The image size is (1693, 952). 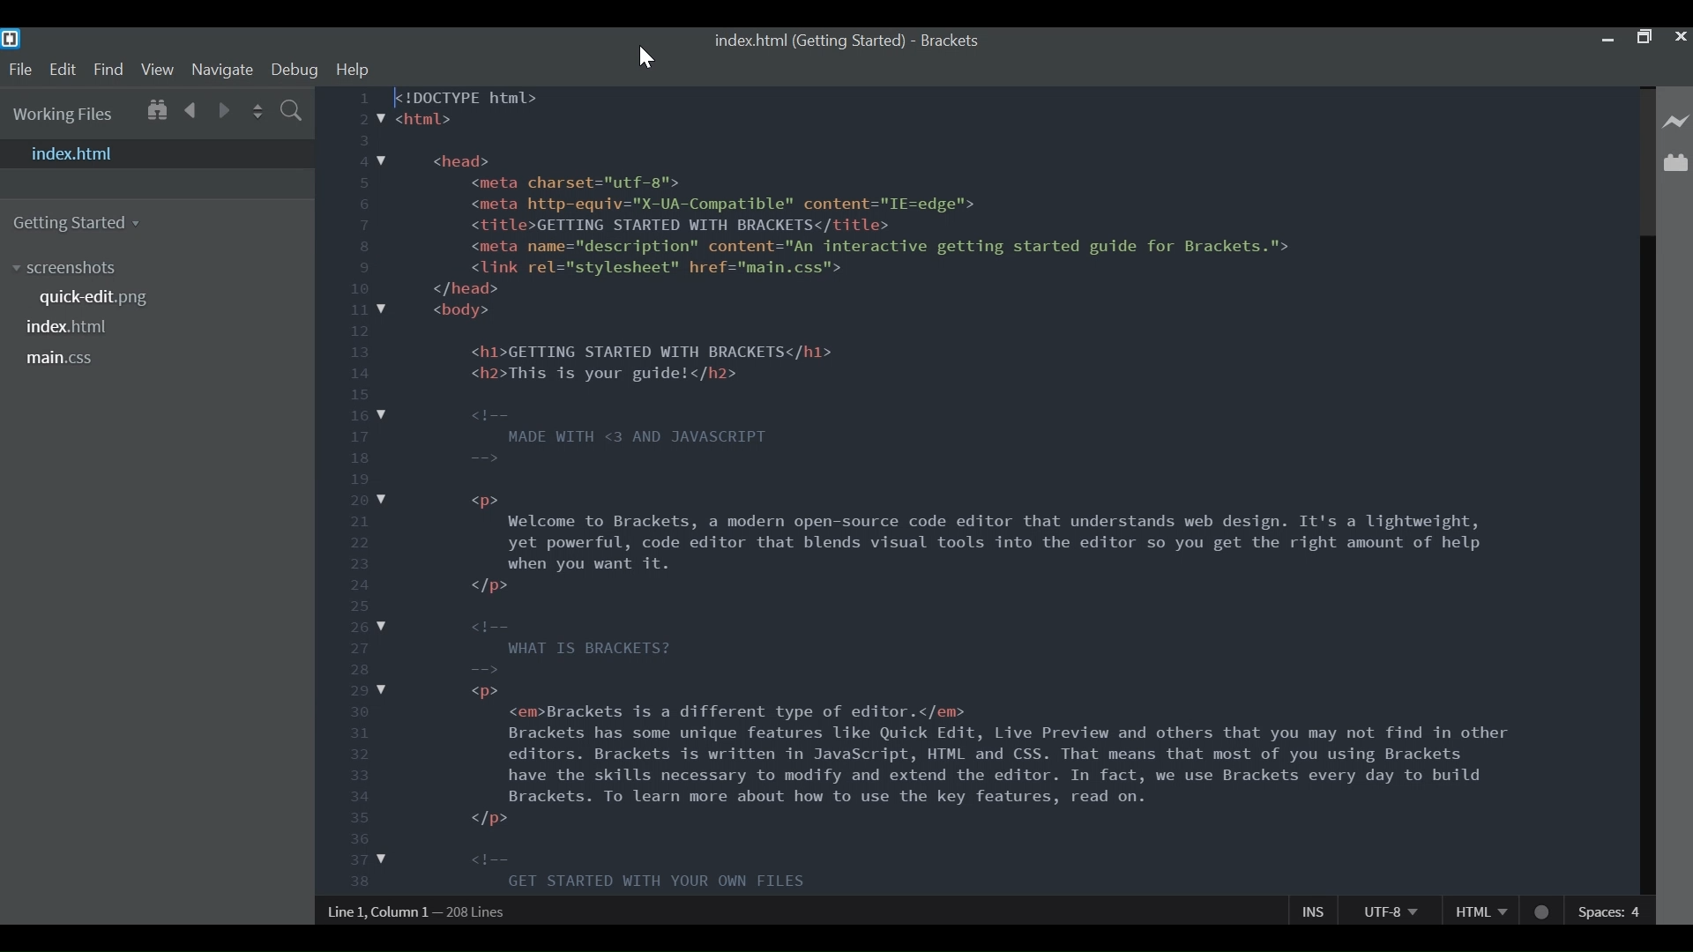 What do you see at coordinates (62, 72) in the screenshot?
I see `Edit` at bounding box center [62, 72].